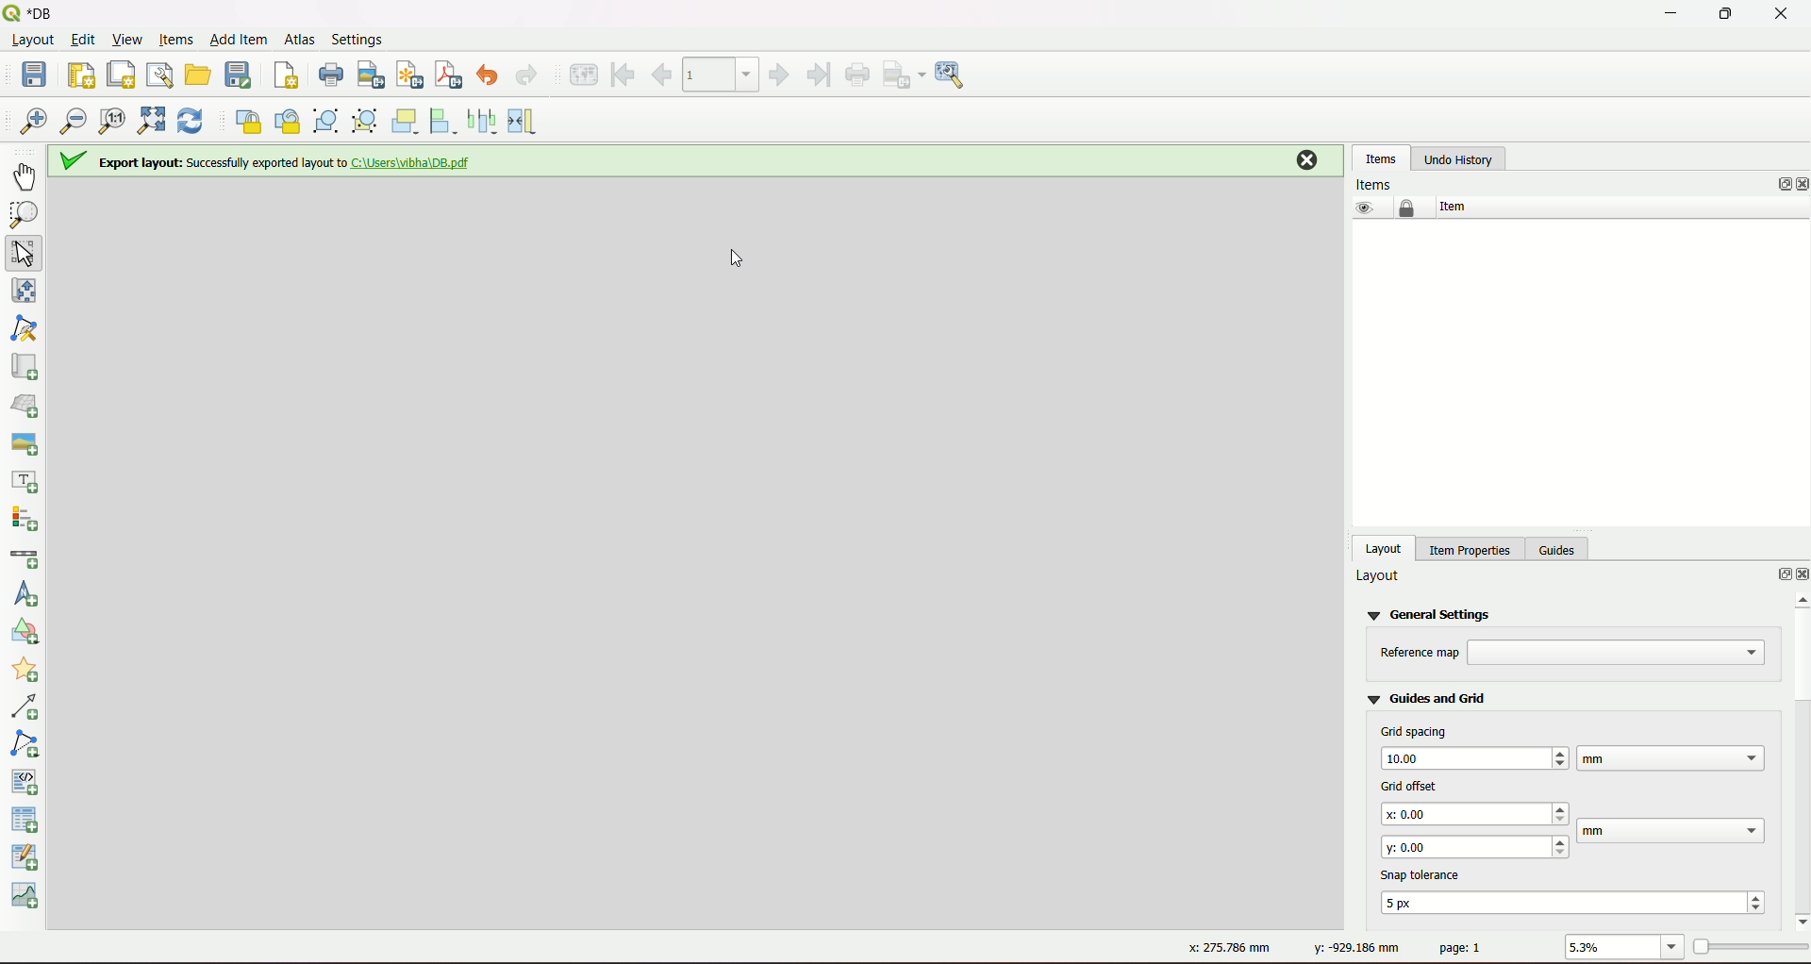 This screenshot has height=964, width=1811. What do you see at coordinates (23, 635) in the screenshot?
I see `add shape` at bounding box center [23, 635].